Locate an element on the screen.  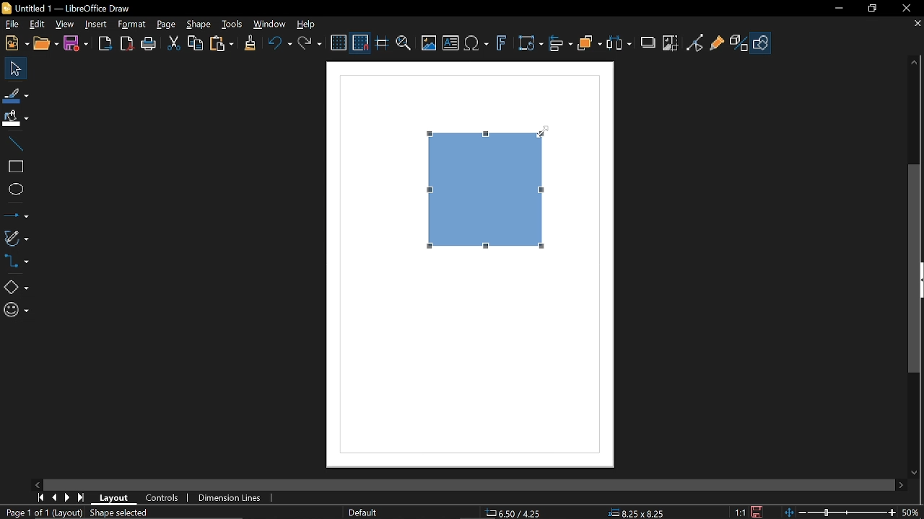
undo is located at coordinates (280, 43).